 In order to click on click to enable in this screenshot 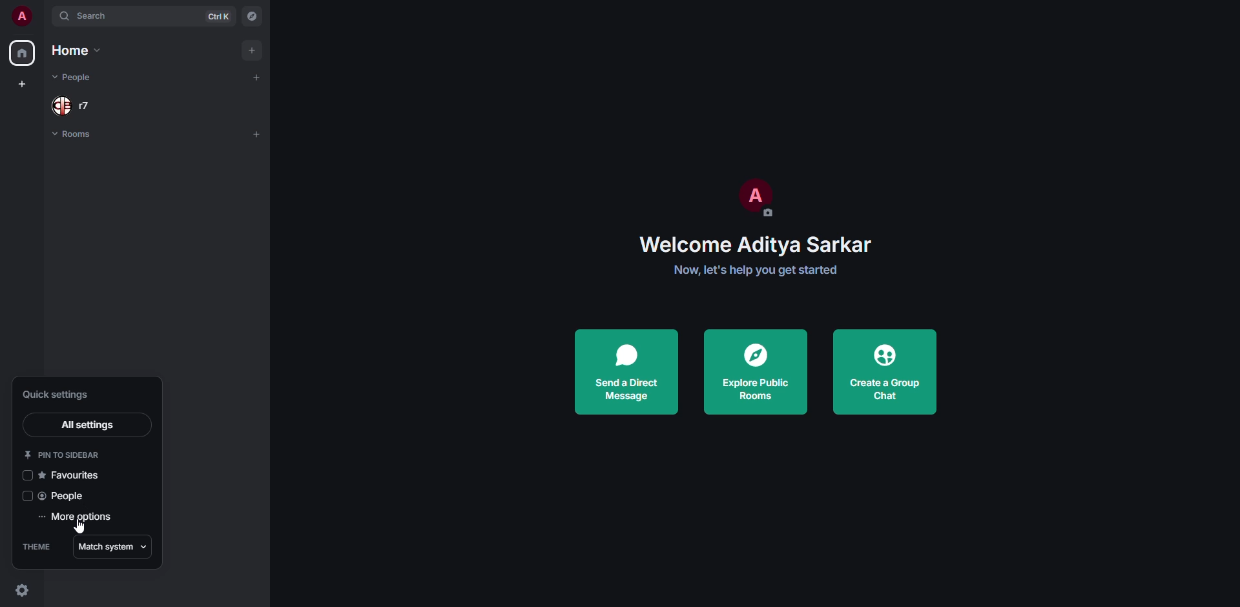, I will do `click(25, 476)`.